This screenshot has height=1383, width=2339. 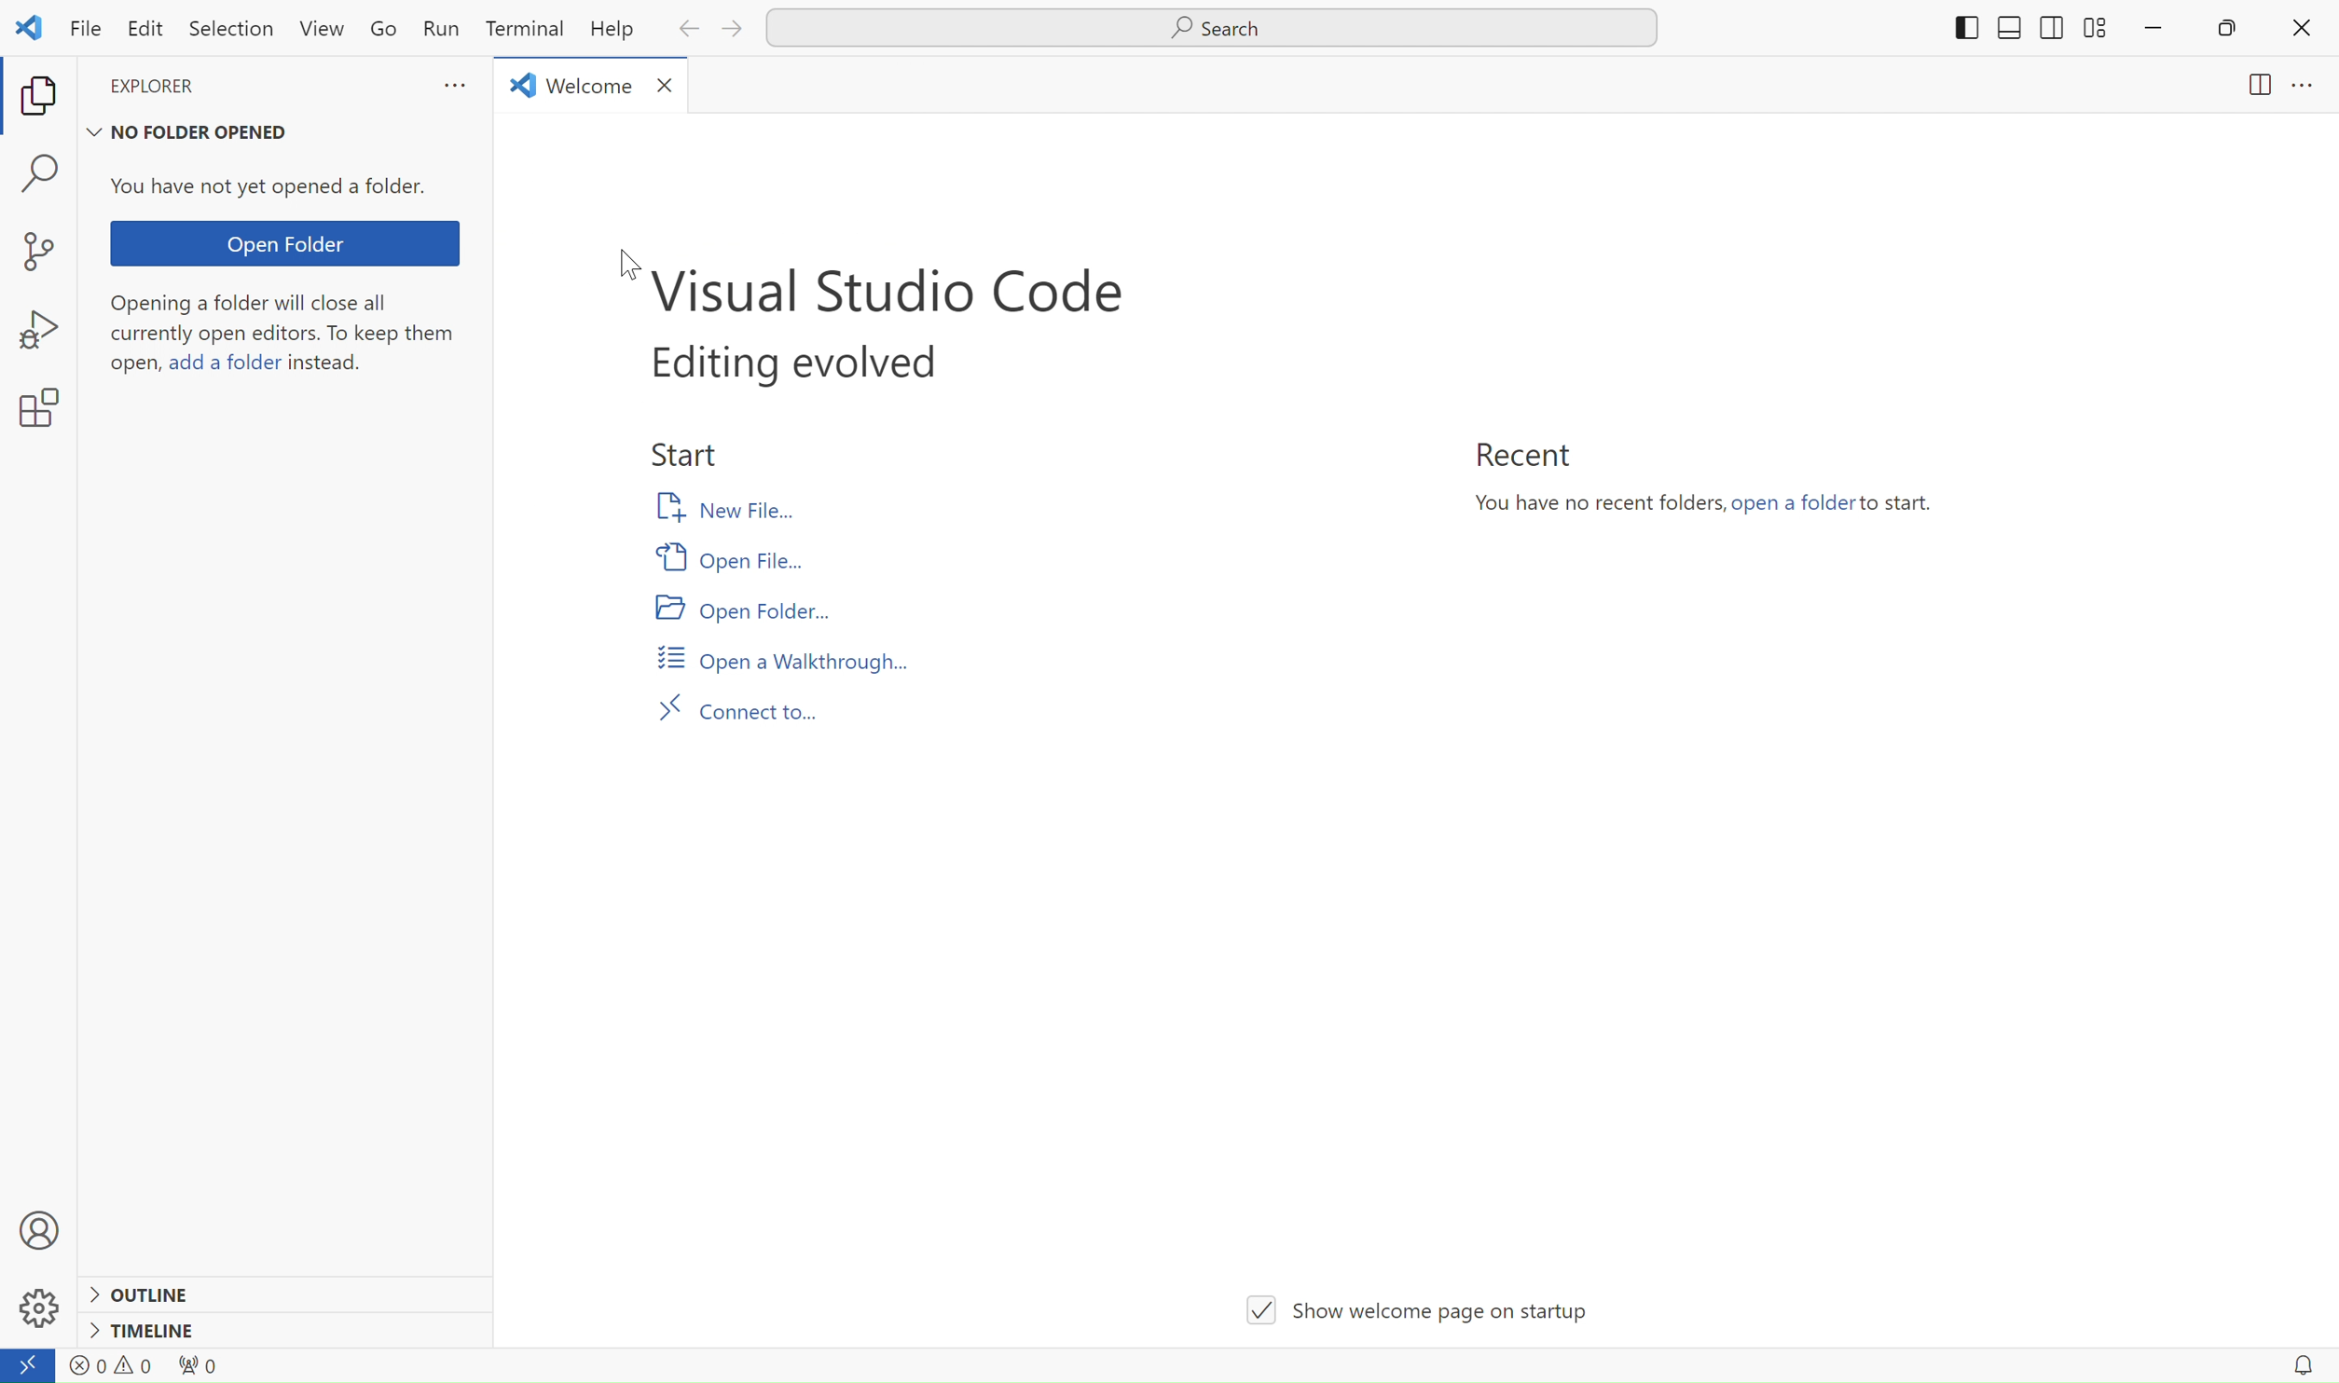 I want to click on Opening a folder will close all currently open editors. To keep them open,add a folder instead, so click(x=285, y=342).